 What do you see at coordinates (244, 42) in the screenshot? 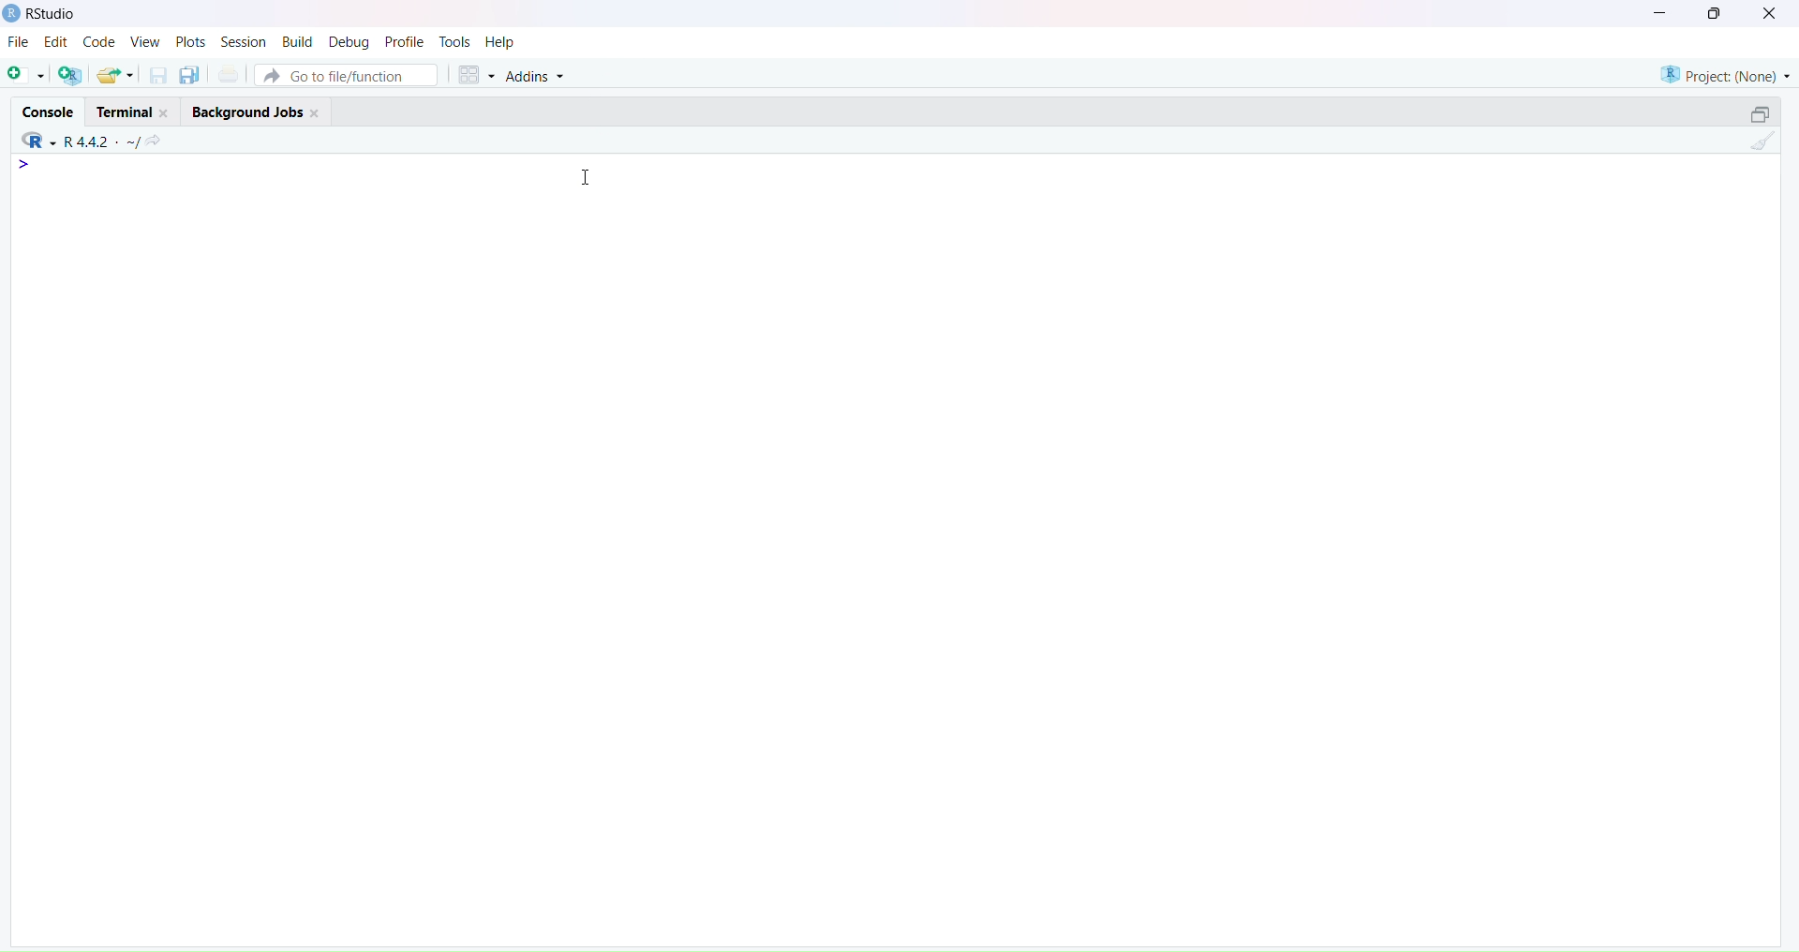
I see `session` at bounding box center [244, 42].